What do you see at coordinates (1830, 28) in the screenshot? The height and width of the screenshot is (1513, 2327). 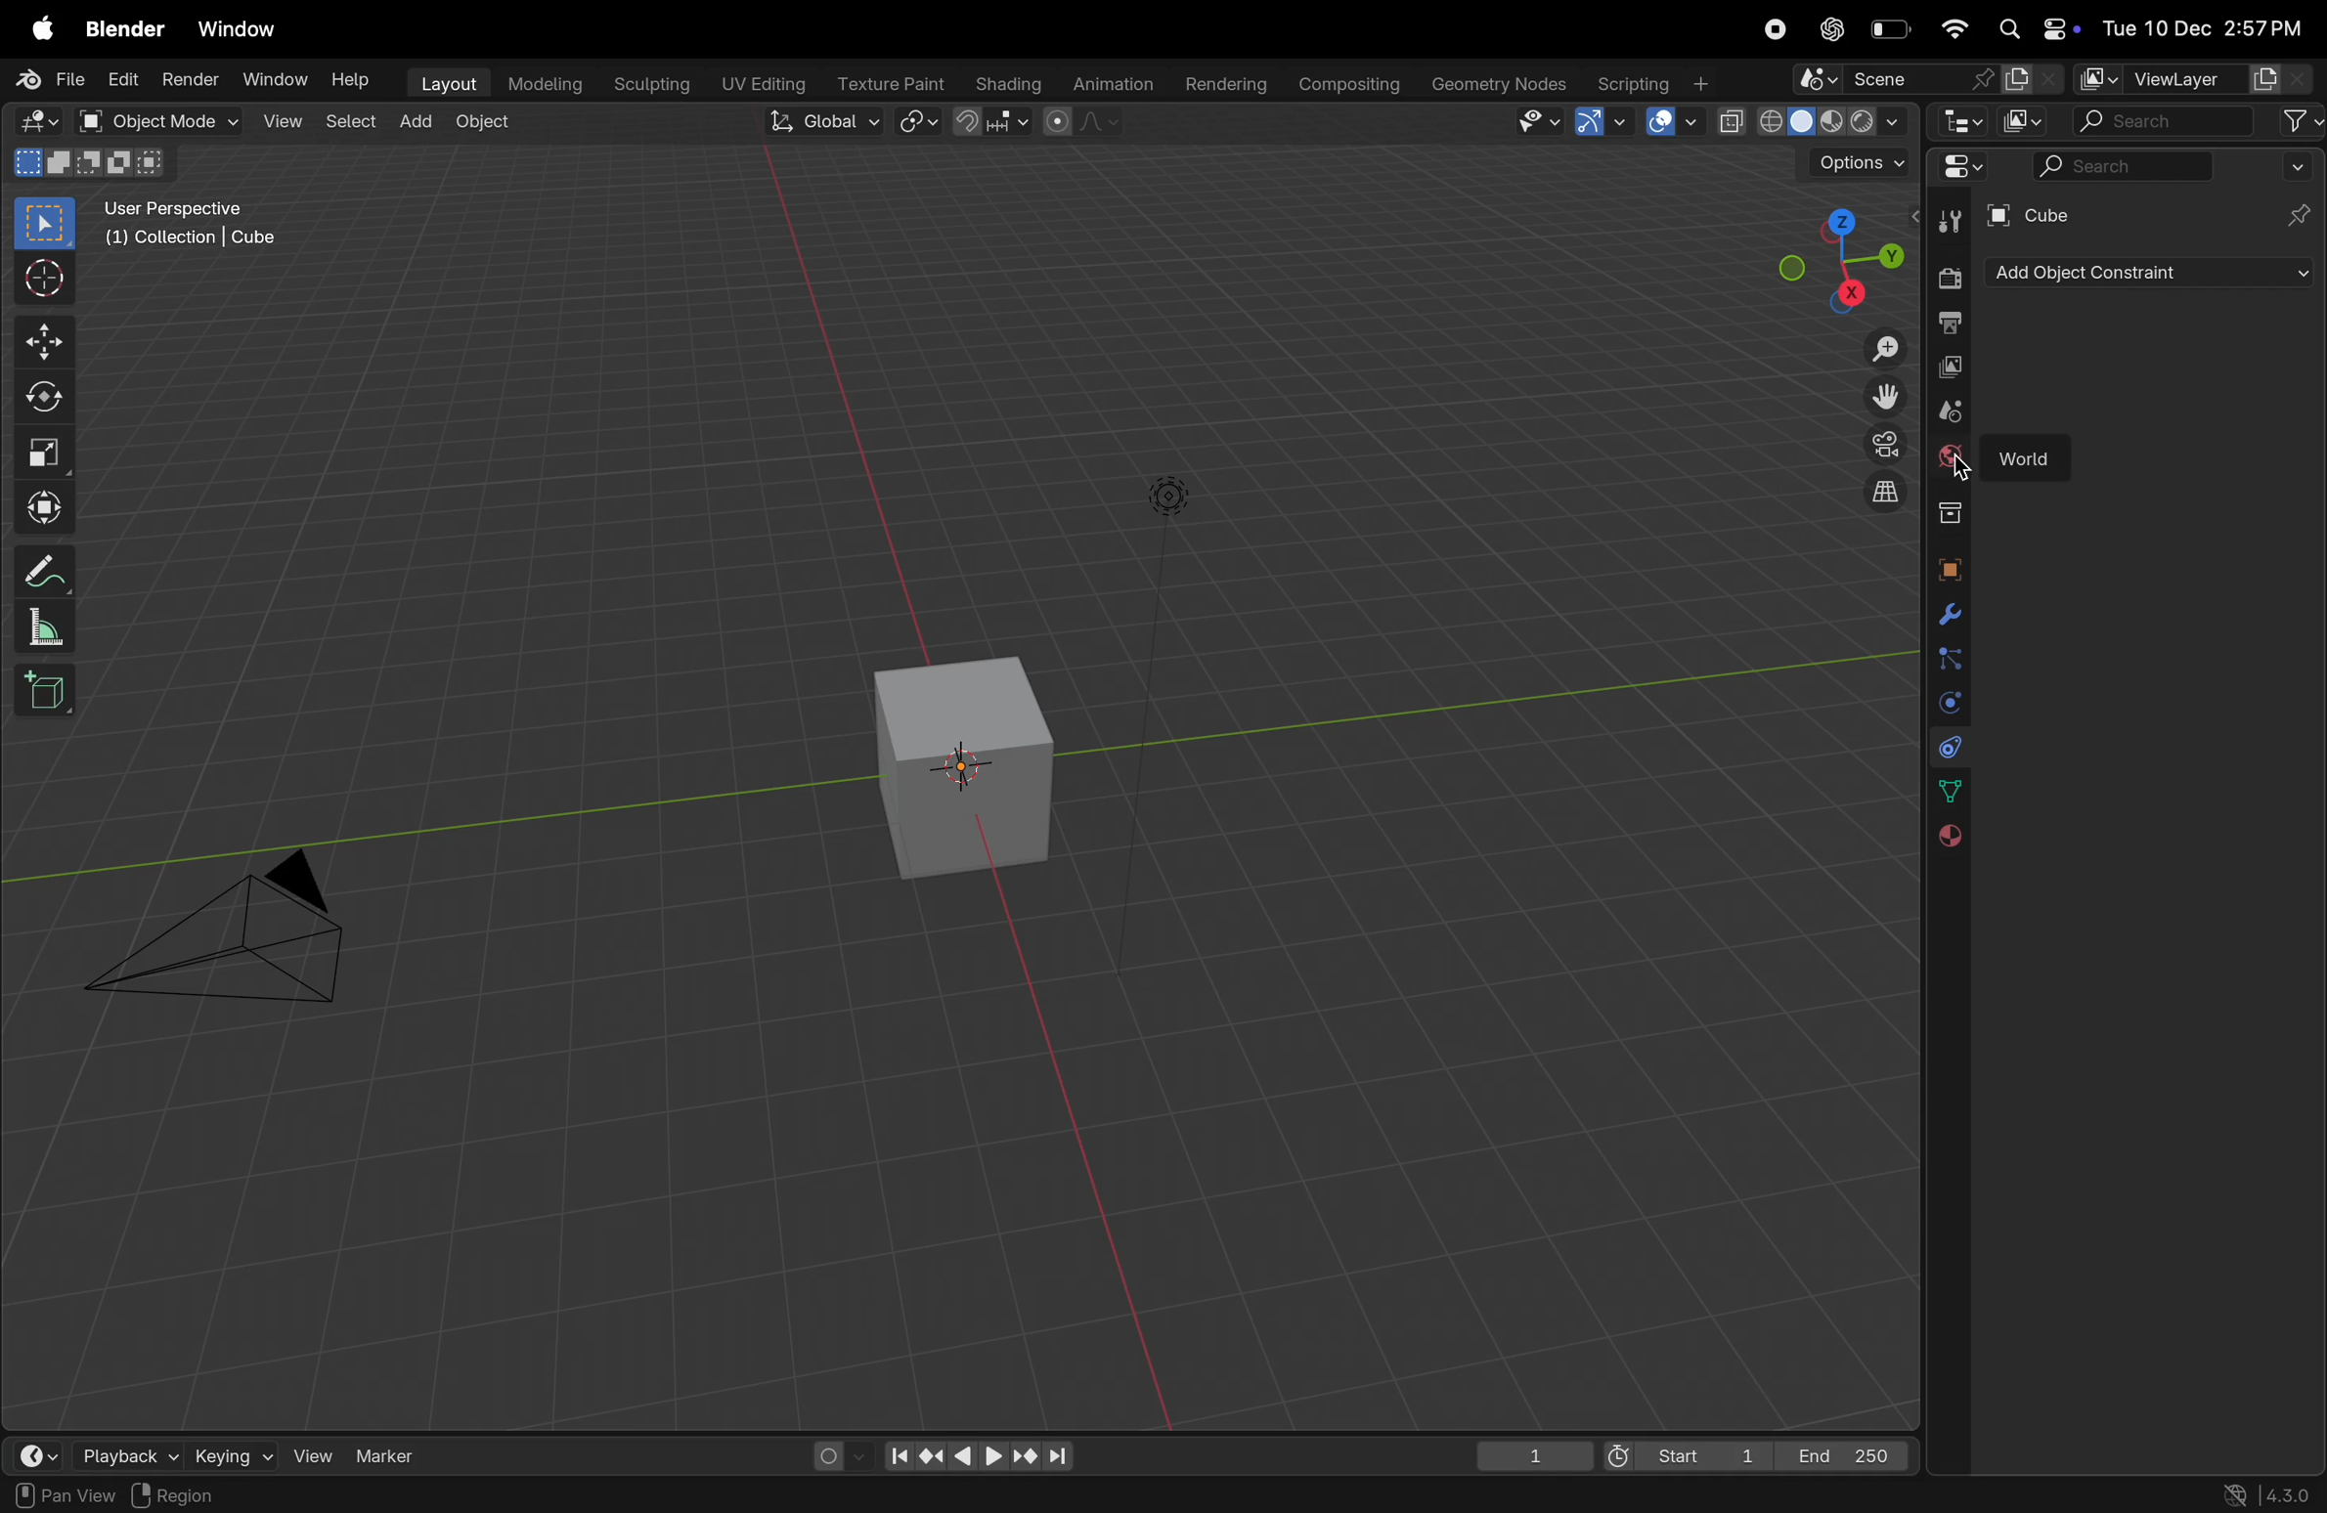 I see `Chatgpt` at bounding box center [1830, 28].